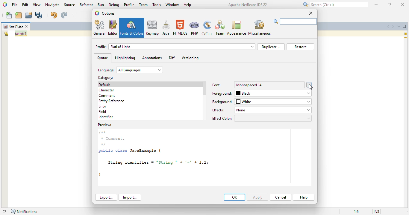  I want to click on * Comment., so click(114, 139).